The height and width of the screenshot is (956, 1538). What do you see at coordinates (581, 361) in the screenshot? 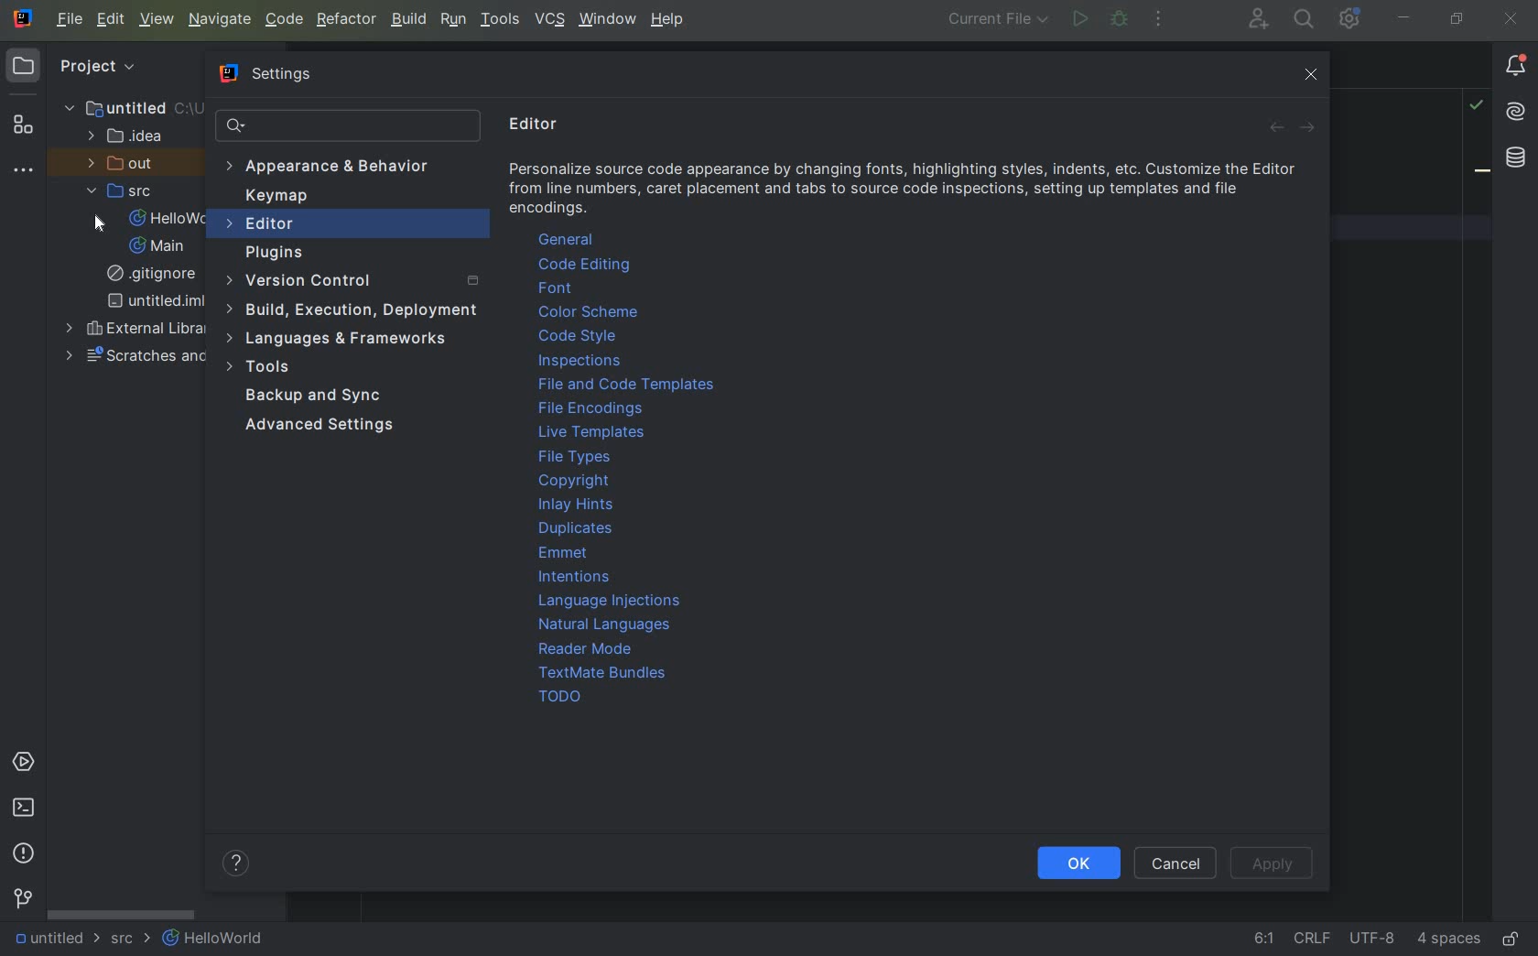
I see `inspections` at bounding box center [581, 361].